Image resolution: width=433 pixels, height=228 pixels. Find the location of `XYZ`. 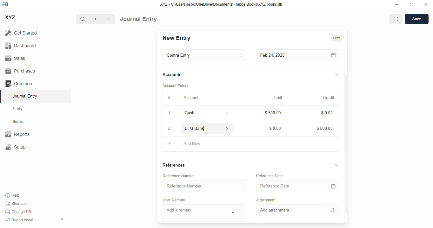

XYZ is located at coordinates (10, 17).